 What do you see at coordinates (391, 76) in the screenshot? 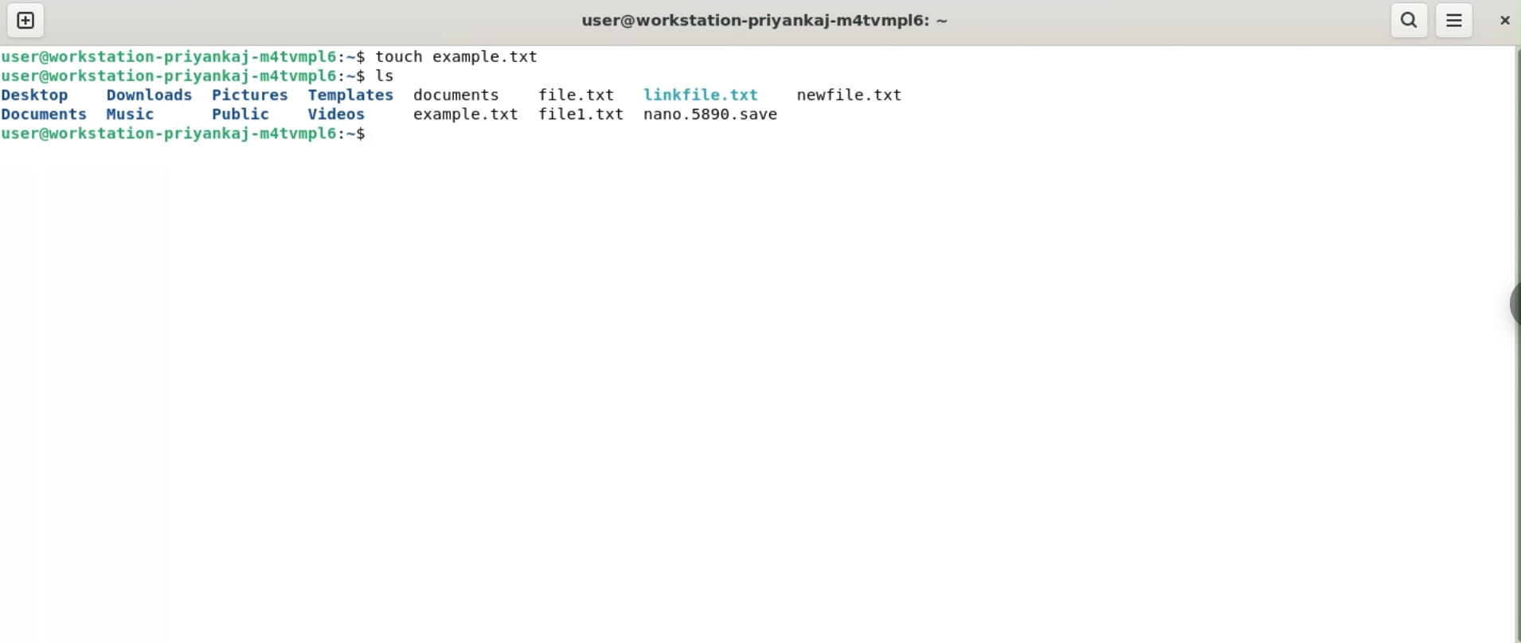
I see `command` at bounding box center [391, 76].